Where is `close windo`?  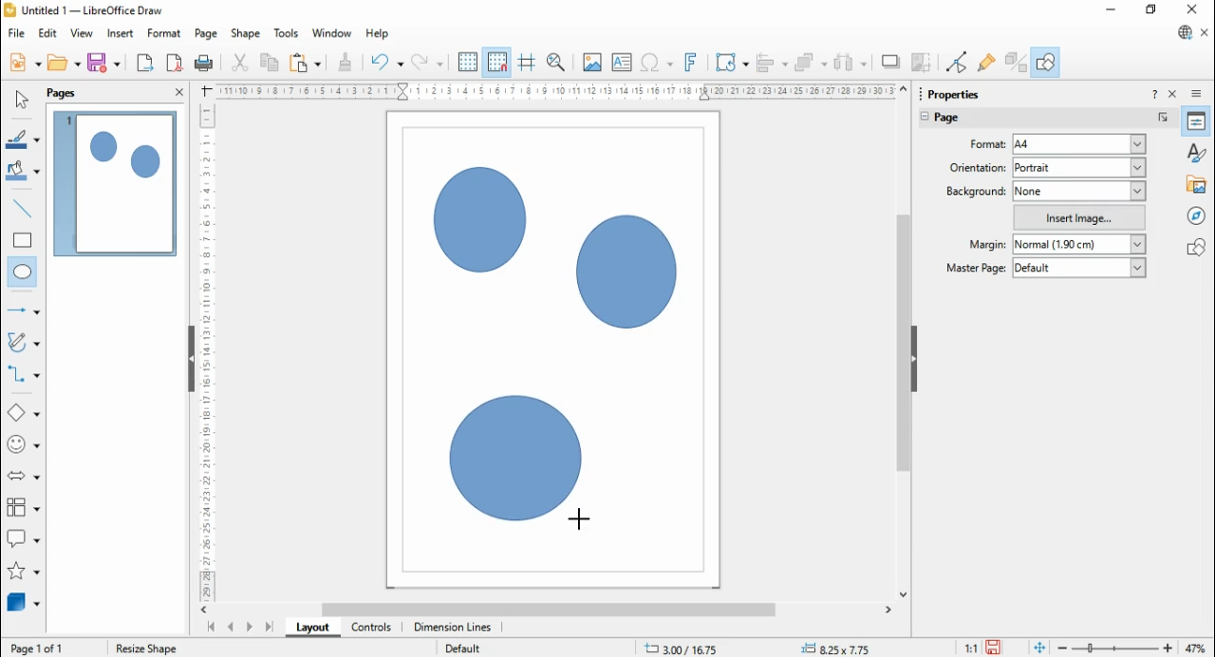 close windo is located at coordinates (1195, 10).